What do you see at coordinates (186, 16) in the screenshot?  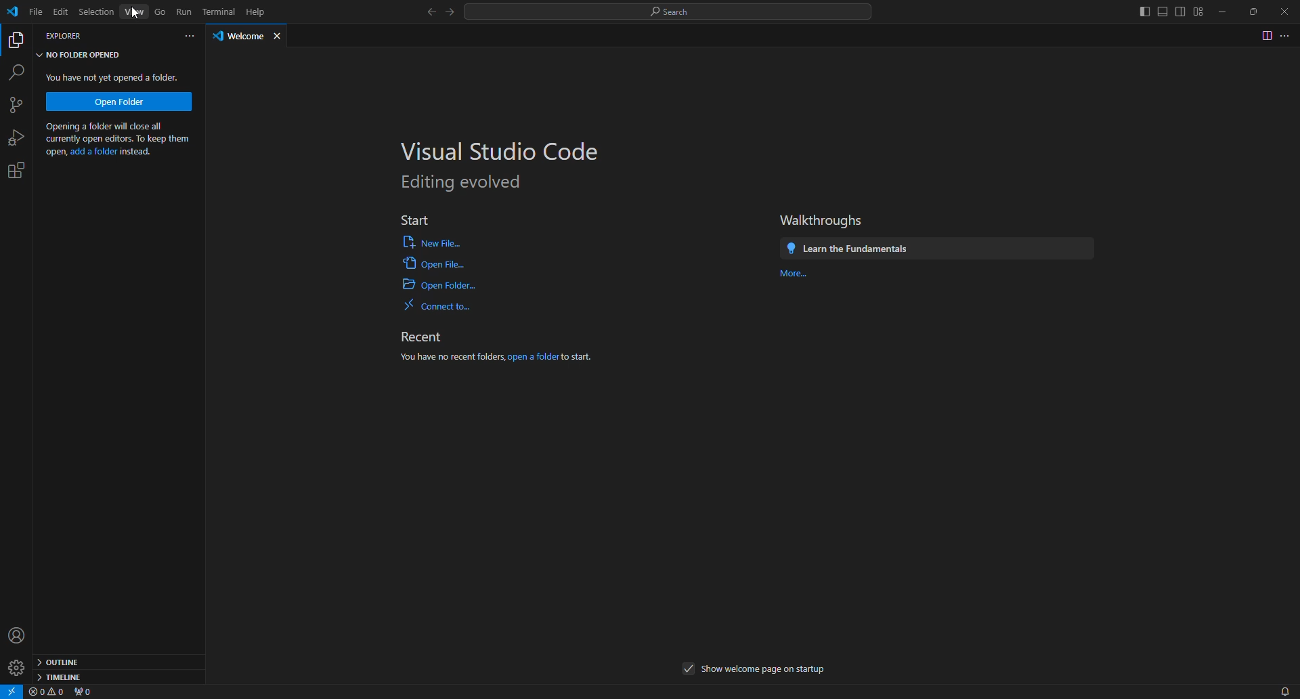 I see `Run` at bounding box center [186, 16].